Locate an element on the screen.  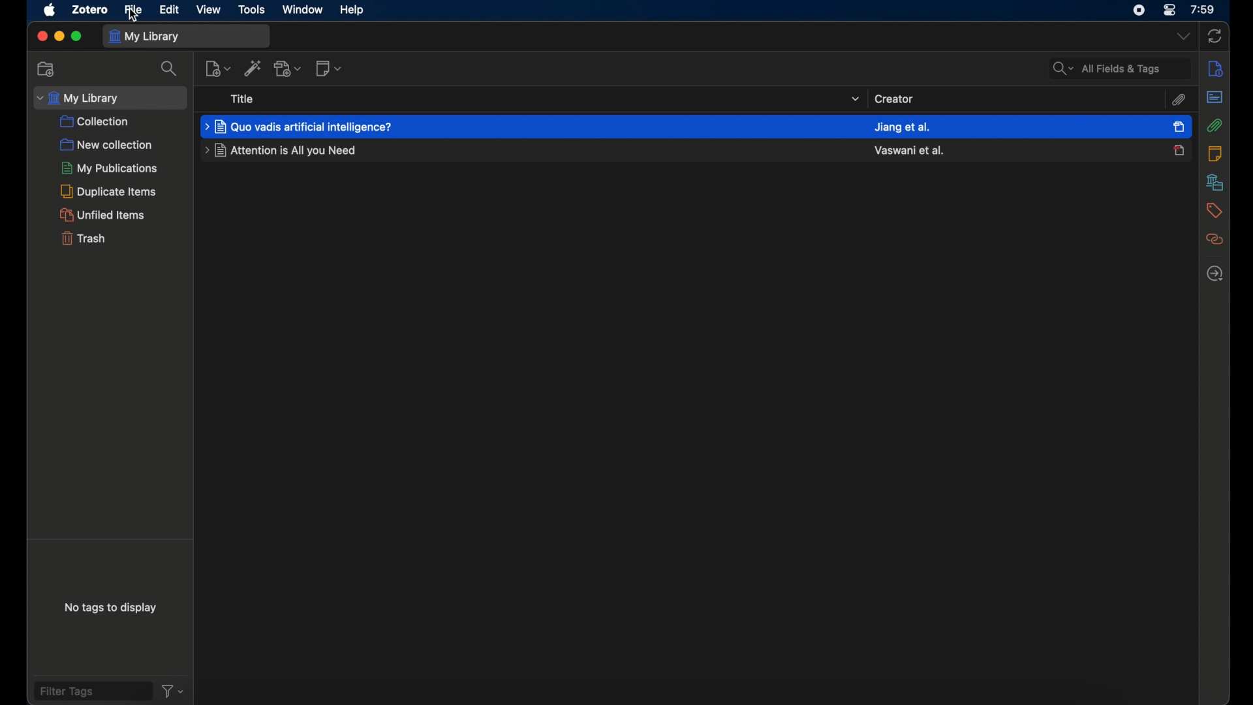
related is located at coordinates (1213, 240).